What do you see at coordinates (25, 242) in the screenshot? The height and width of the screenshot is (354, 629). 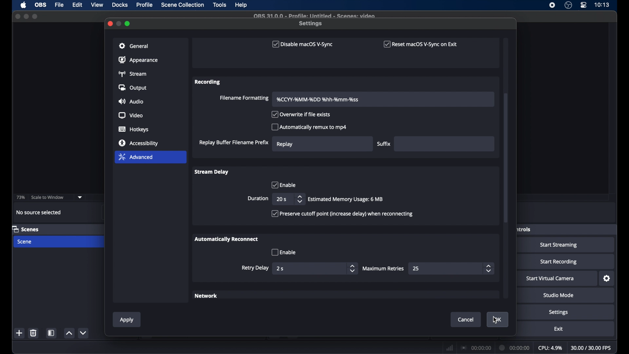 I see `scene` at bounding box center [25, 242].